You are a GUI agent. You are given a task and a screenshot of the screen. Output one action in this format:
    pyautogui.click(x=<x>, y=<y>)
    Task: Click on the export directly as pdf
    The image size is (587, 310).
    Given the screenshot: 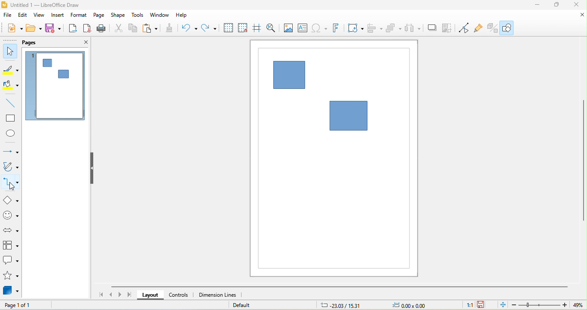 What is the action you would take?
    pyautogui.click(x=89, y=28)
    